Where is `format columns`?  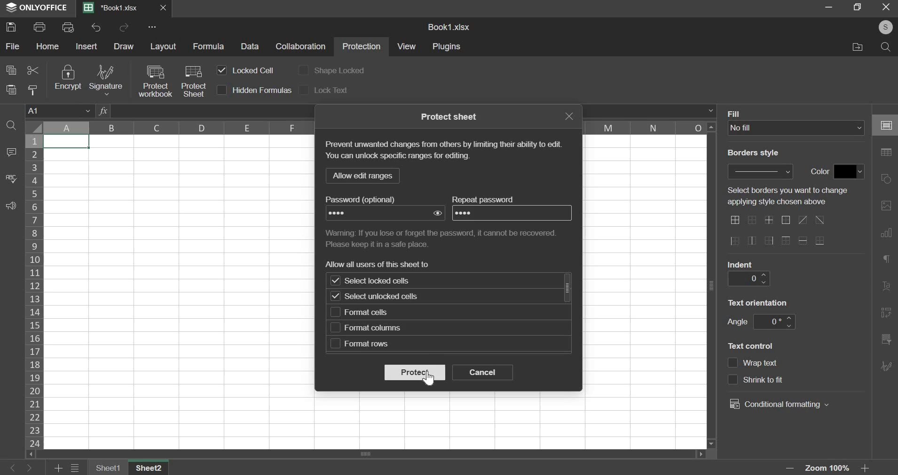
format columns is located at coordinates (374, 328).